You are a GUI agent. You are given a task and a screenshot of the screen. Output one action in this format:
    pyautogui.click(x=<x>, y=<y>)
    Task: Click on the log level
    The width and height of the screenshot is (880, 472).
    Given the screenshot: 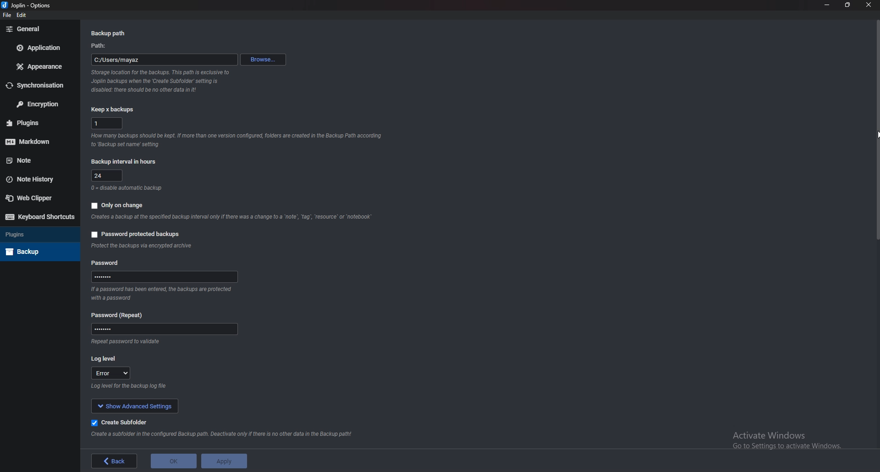 What is the action you would take?
    pyautogui.click(x=106, y=358)
    